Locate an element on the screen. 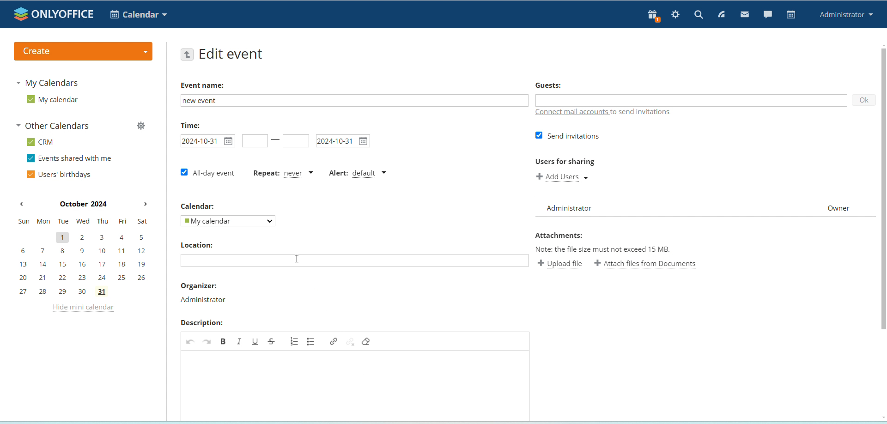 Image resolution: width=887 pixels, height=424 pixels. Calendar is located at coordinates (197, 205).